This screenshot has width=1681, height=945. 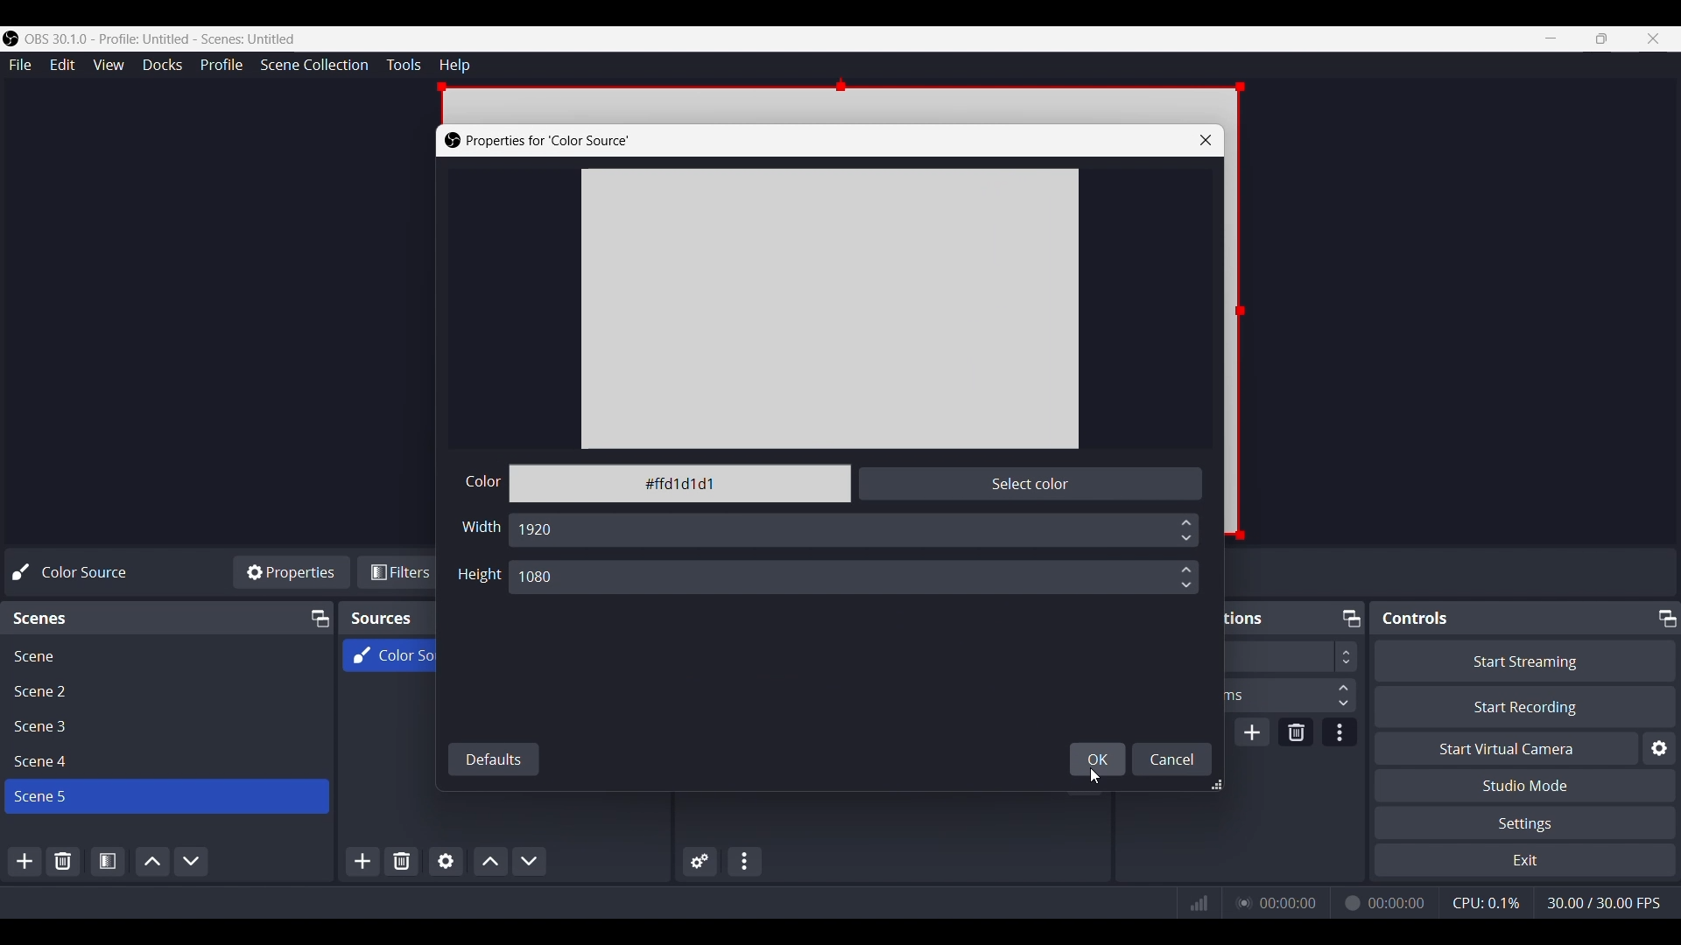 What do you see at coordinates (107, 862) in the screenshot?
I see `Open Scene Properties` at bounding box center [107, 862].